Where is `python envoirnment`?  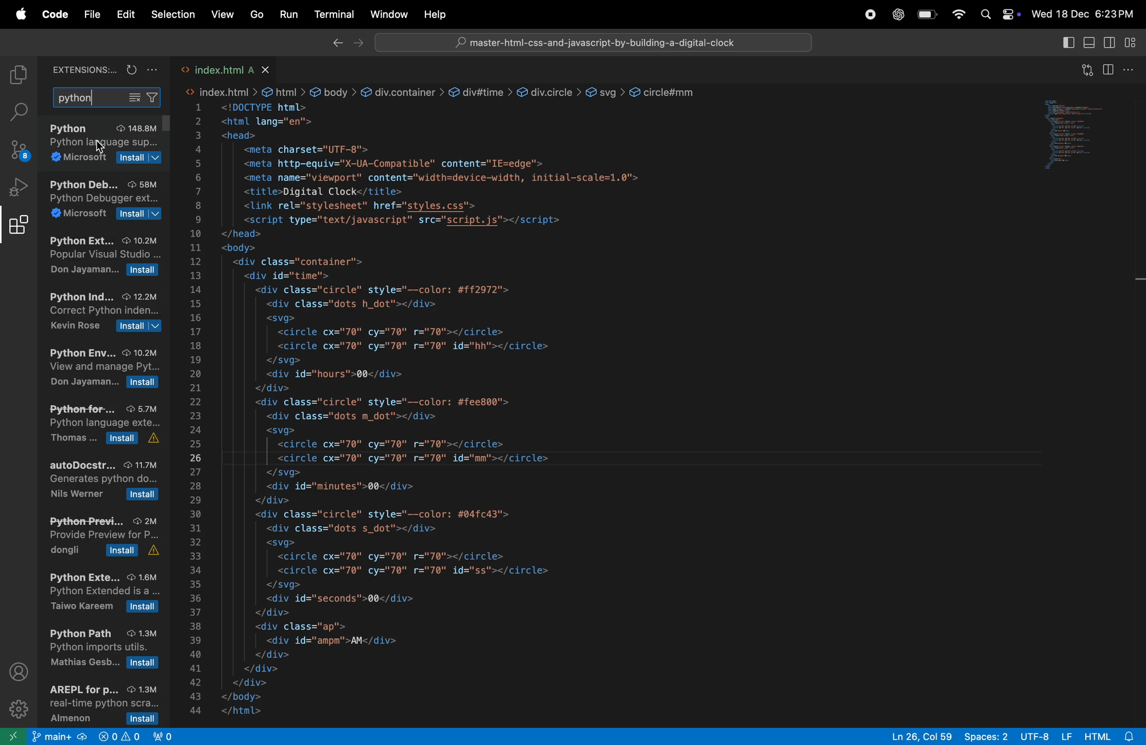
python envoirnment is located at coordinates (103, 371).